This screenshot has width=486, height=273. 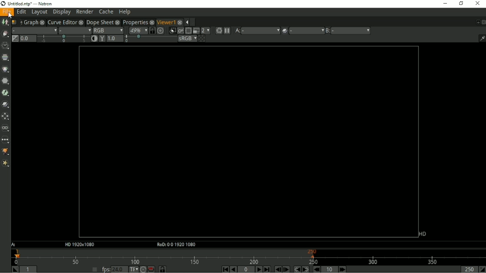 What do you see at coordinates (422, 234) in the screenshot?
I see `HD` at bounding box center [422, 234].